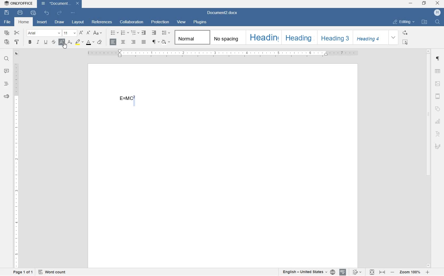 This screenshot has width=444, height=276. What do you see at coordinates (6, 96) in the screenshot?
I see `feedback & support` at bounding box center [6, 96].